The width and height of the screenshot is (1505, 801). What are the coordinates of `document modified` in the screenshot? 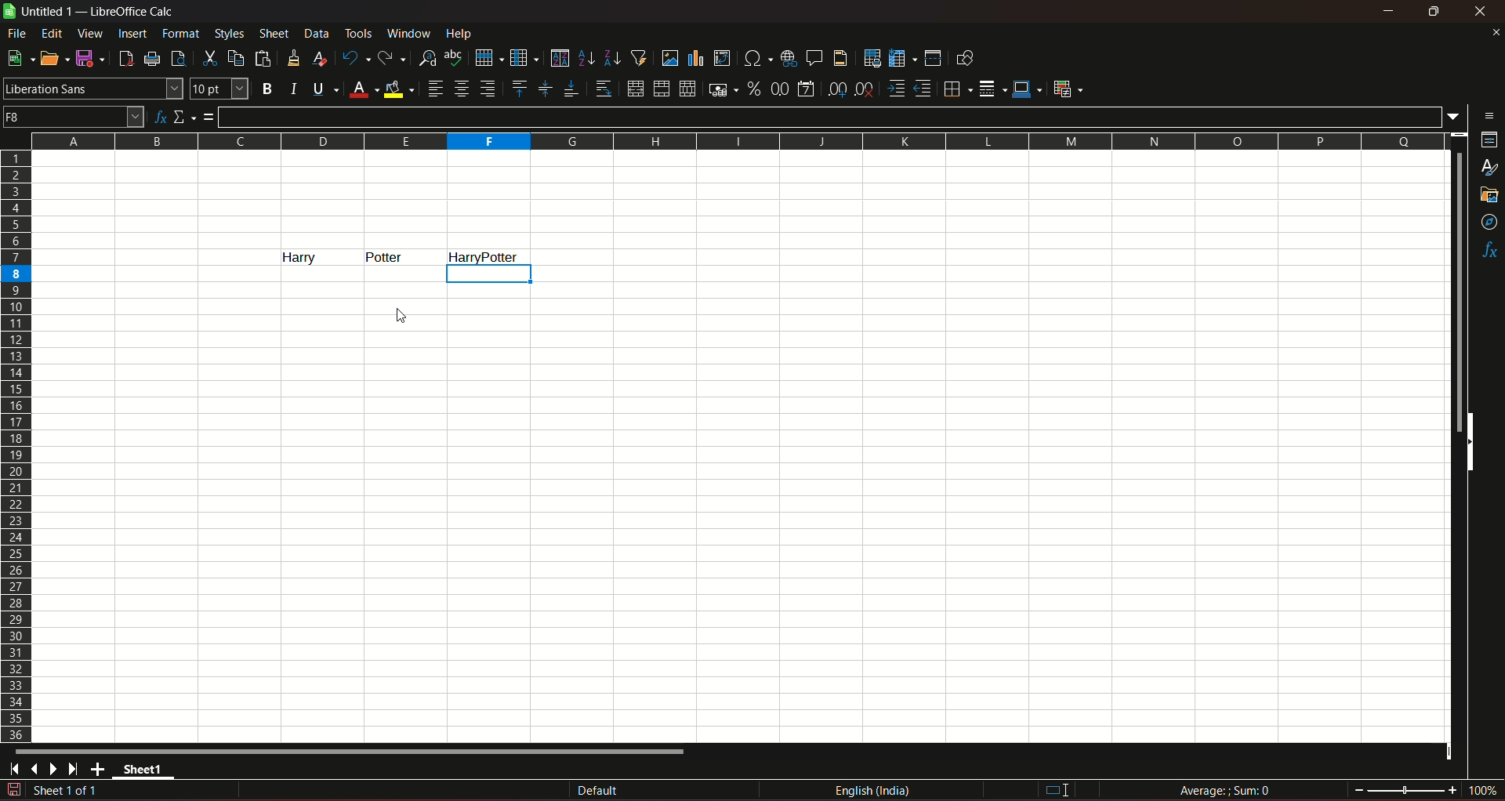 It's located at (16, 789).